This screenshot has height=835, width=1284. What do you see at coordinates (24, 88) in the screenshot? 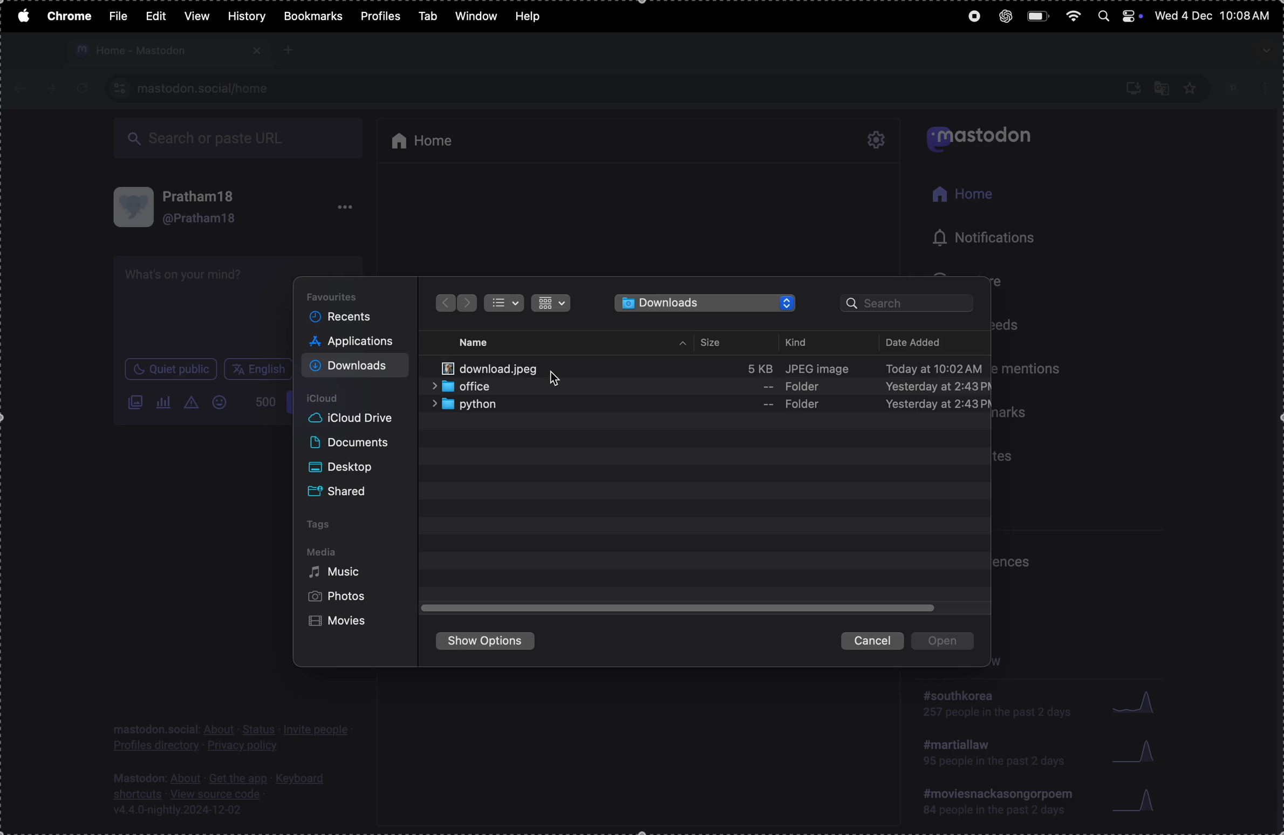
I see `previous tab` at bounding box center [24, 88].